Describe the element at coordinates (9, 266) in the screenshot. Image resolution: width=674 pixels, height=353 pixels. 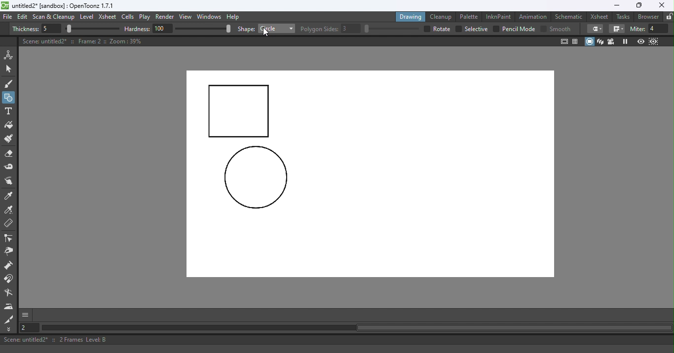
I see `Magnet tool` at that location.